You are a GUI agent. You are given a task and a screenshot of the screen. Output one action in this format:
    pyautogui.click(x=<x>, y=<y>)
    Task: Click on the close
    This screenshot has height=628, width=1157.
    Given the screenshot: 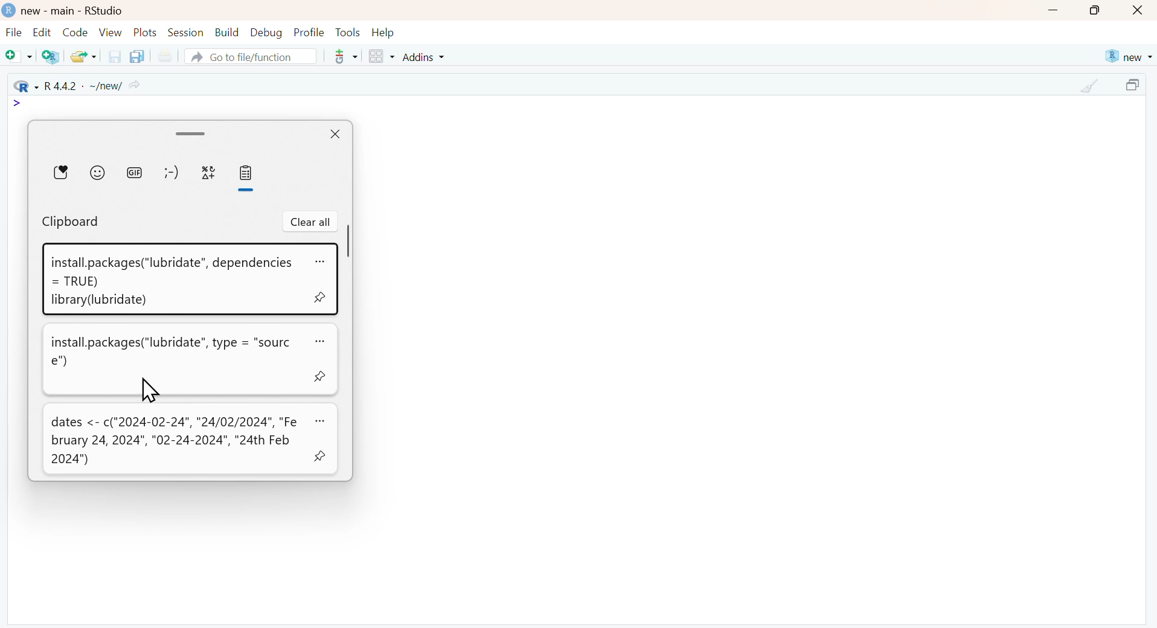 What is the action you would take?
    pyautogui.click(x=1139, y=11)
    